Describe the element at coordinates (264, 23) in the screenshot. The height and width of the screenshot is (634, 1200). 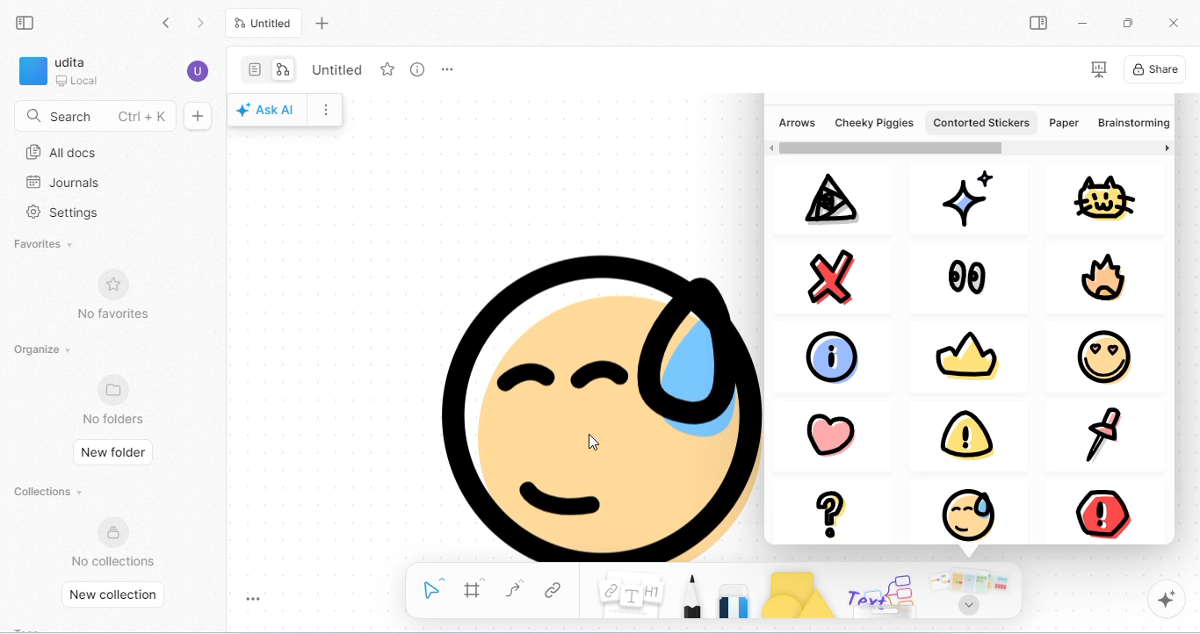
I see `current tab` at that location.